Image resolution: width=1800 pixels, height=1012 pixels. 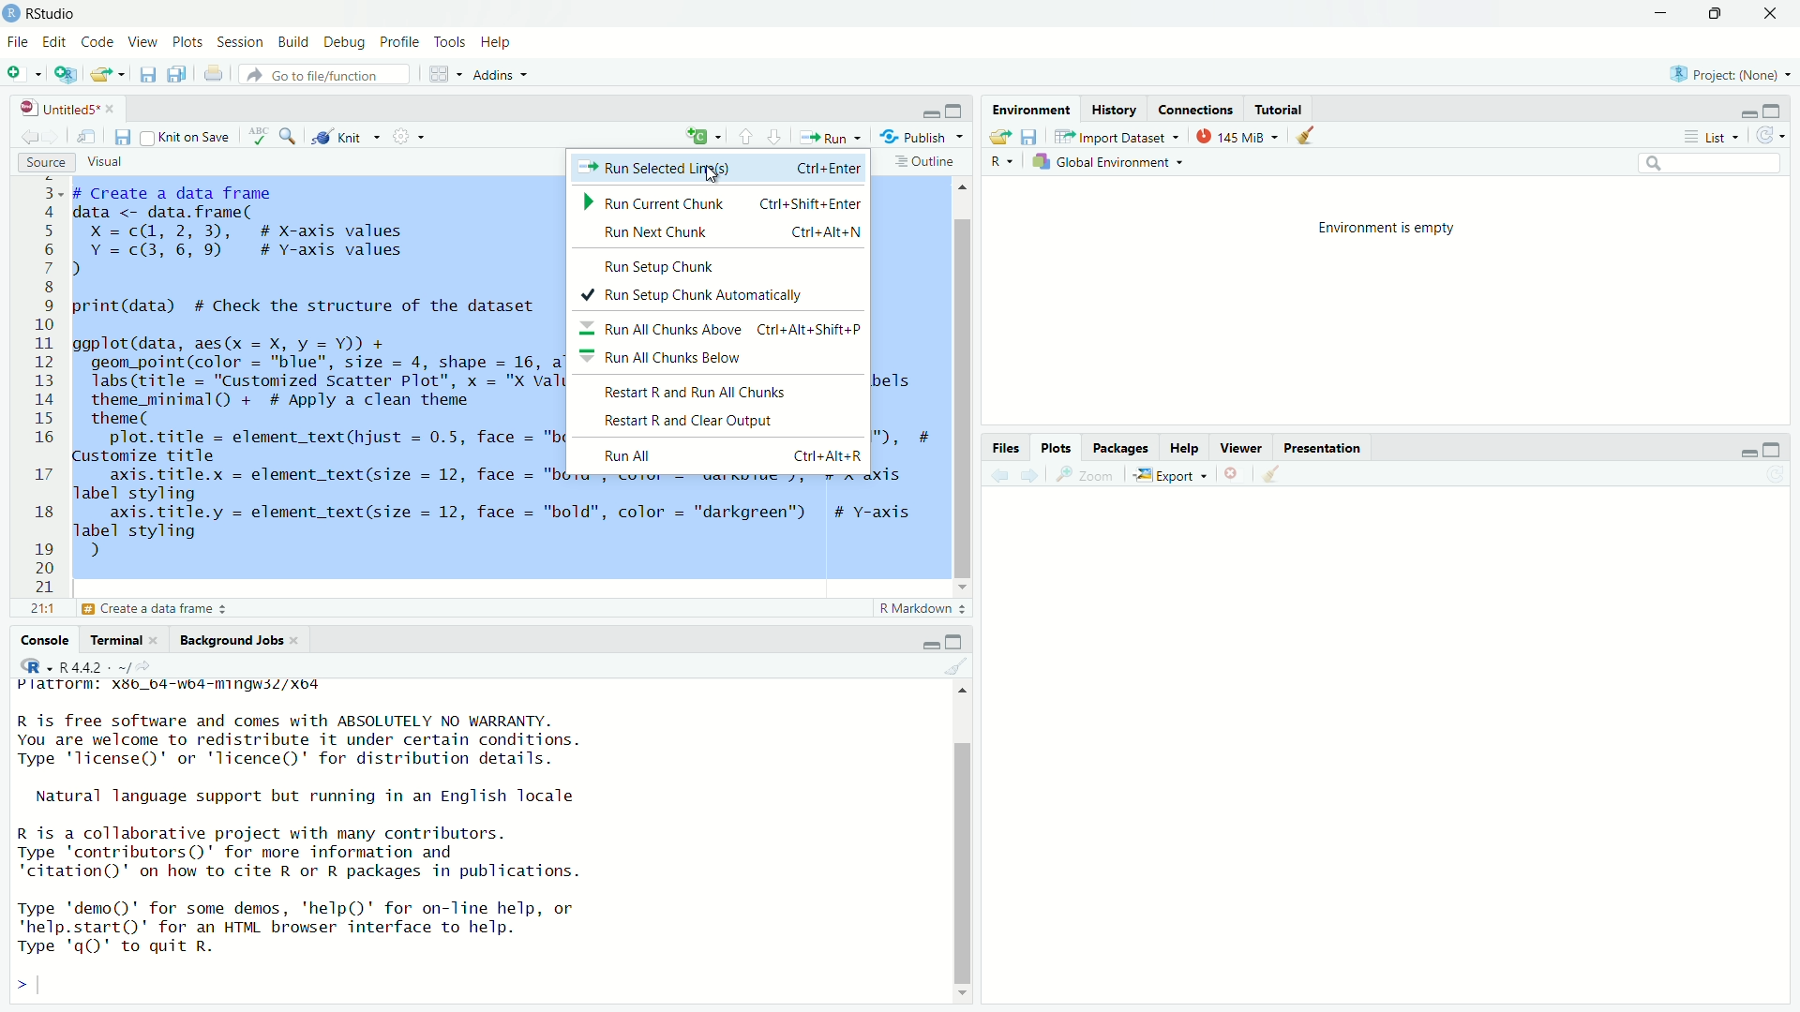 What do you see at coordinates (929, 115) in the screenshot?
I see `minimize` at bounding box center [929, 115].